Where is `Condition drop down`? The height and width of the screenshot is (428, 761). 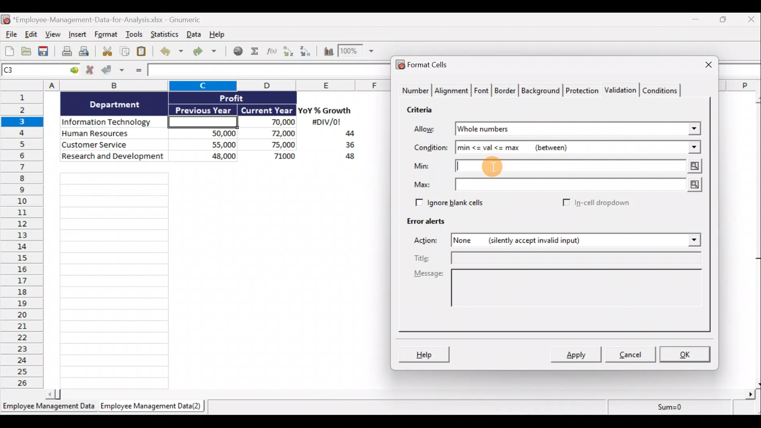
Condition drop down is located at coordinates (694, 148).